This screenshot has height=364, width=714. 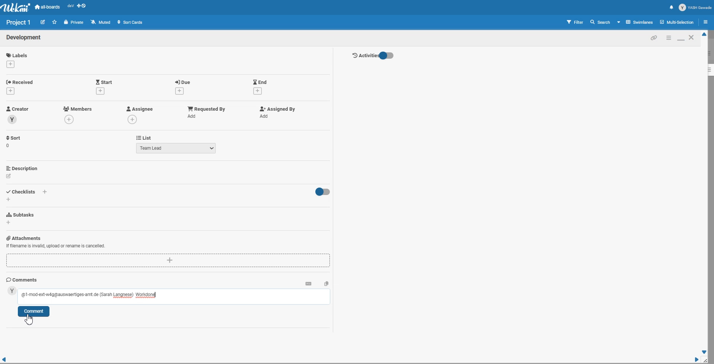 I want to click on Comment, so click(x=33, y=312).